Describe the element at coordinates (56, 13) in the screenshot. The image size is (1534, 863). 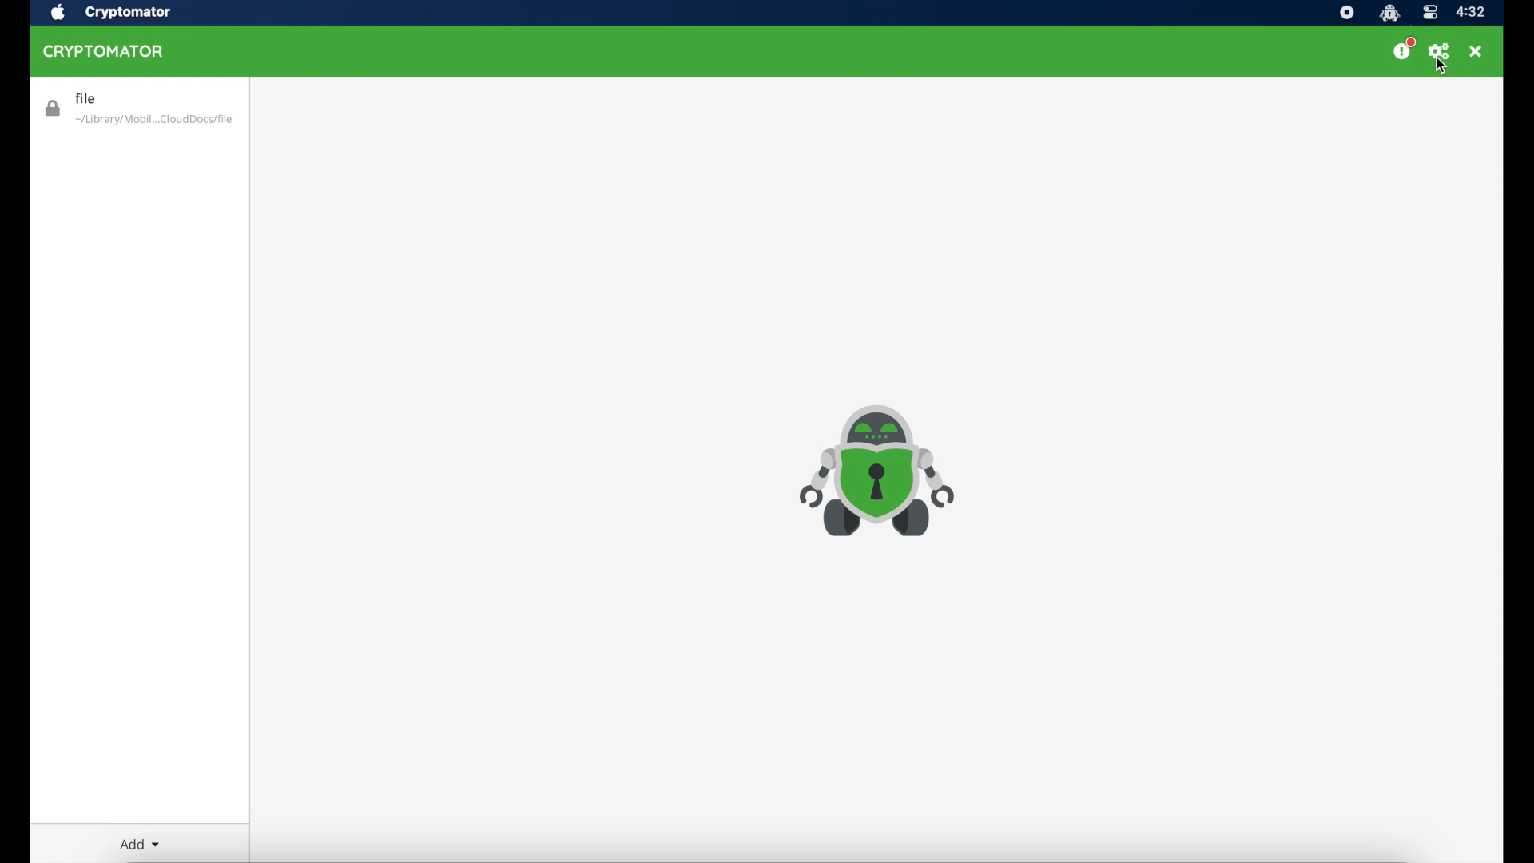
I see `apple icon` at that location.